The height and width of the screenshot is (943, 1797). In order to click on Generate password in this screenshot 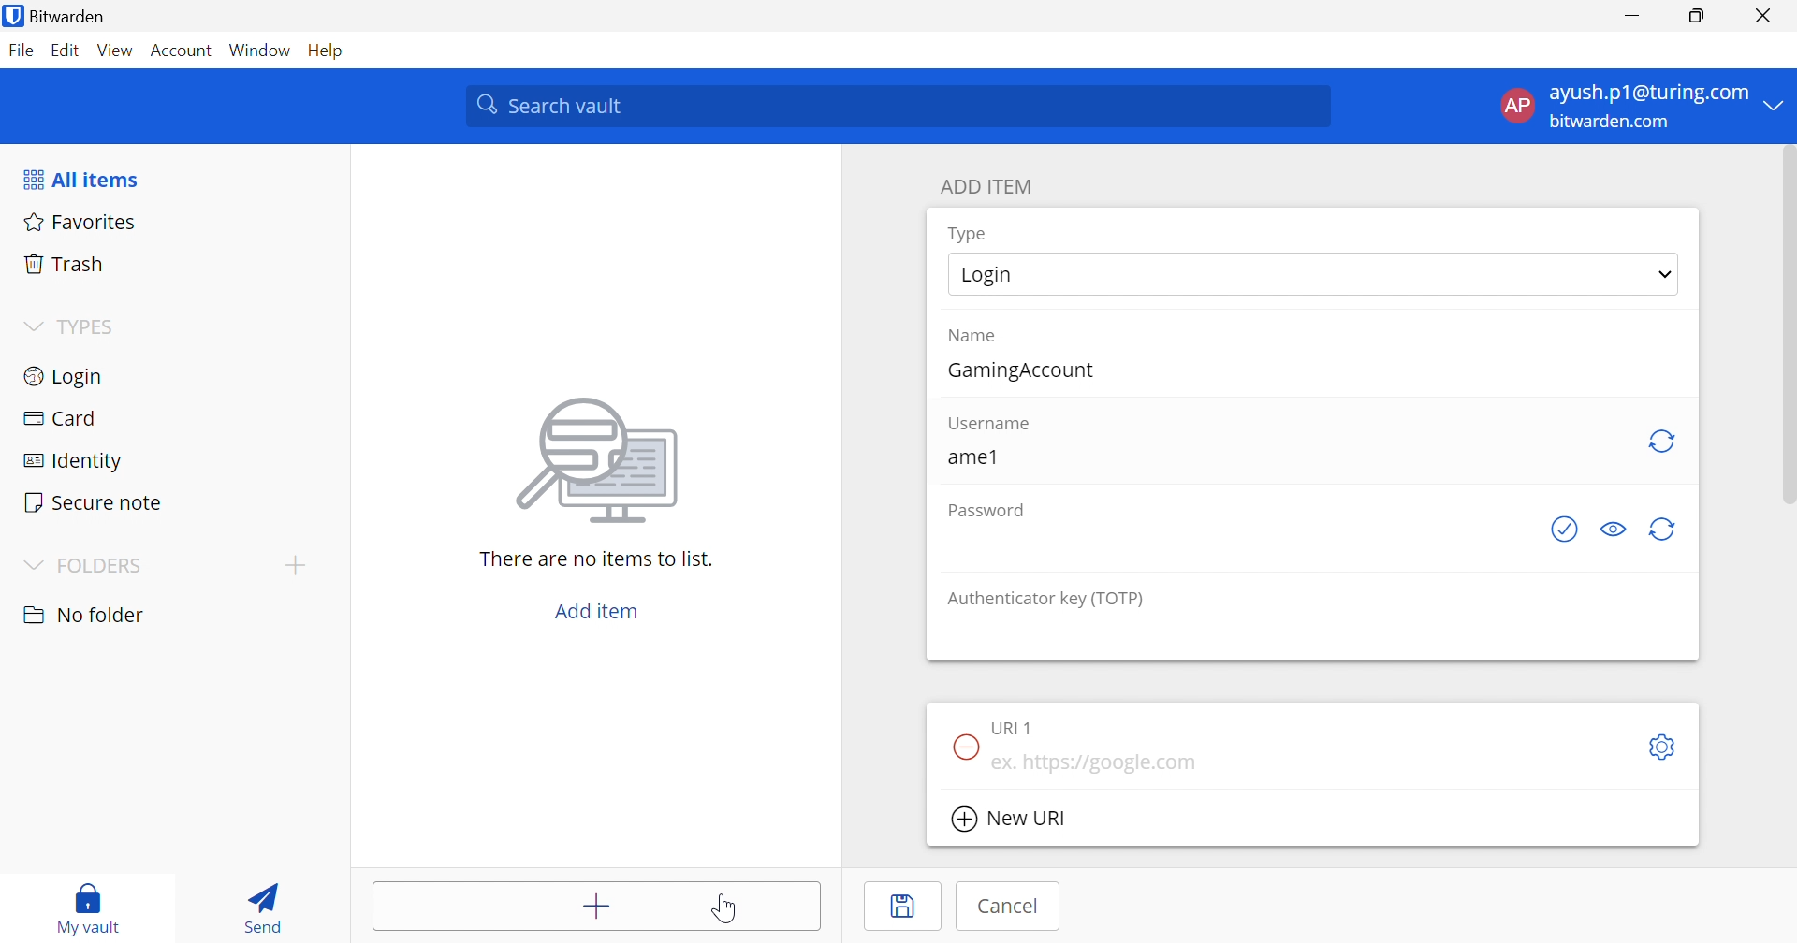, I will do `click(1665, 529)`.